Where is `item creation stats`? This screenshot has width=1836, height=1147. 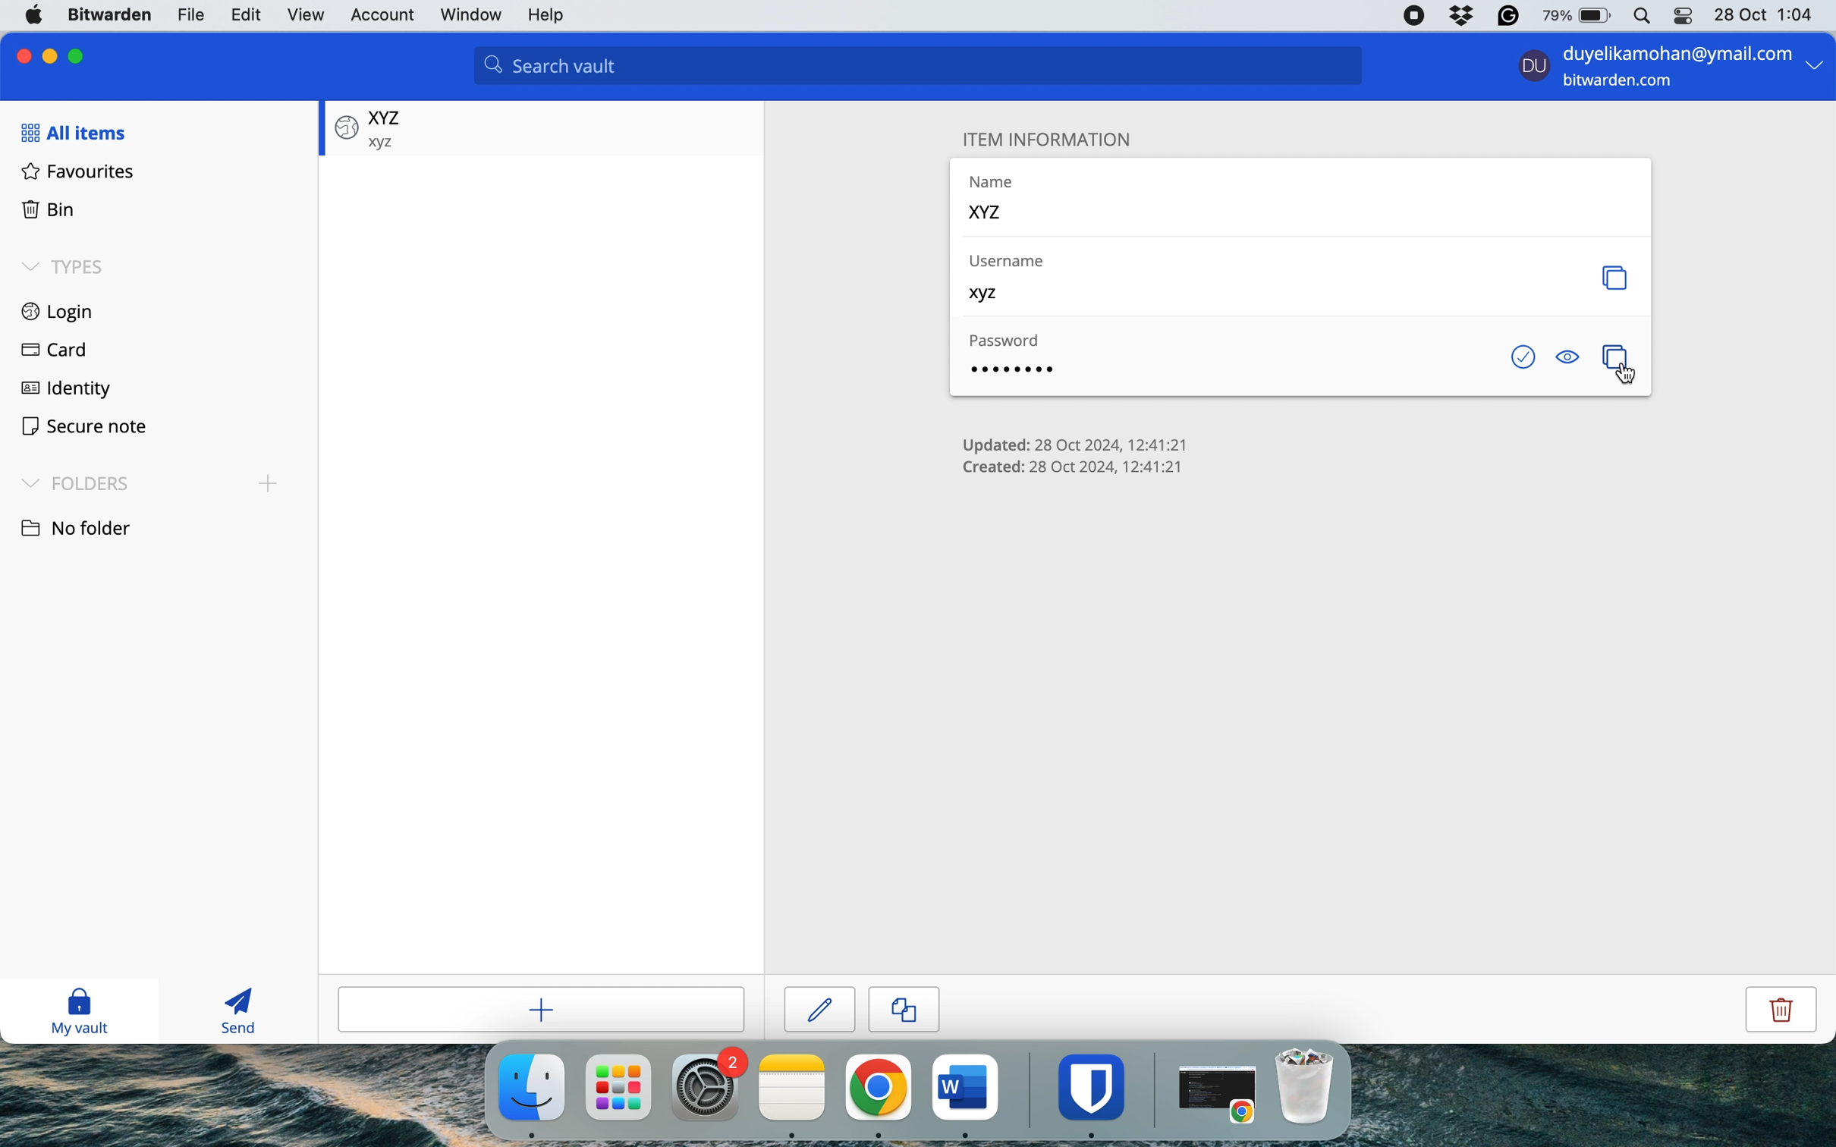
item creation stats is located at coordinates (1080, 469).